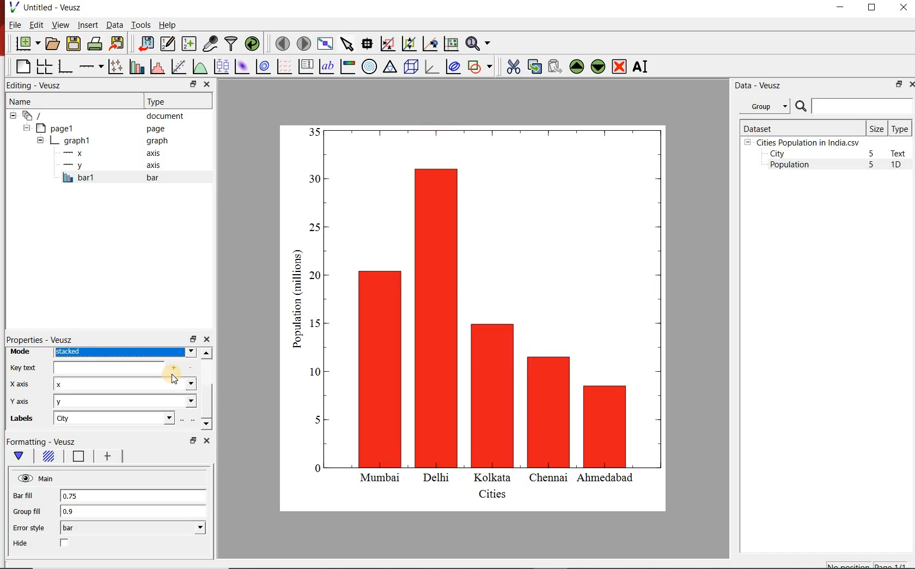  I want to click on plot a 2d dataset as an image, so click(241, 65).